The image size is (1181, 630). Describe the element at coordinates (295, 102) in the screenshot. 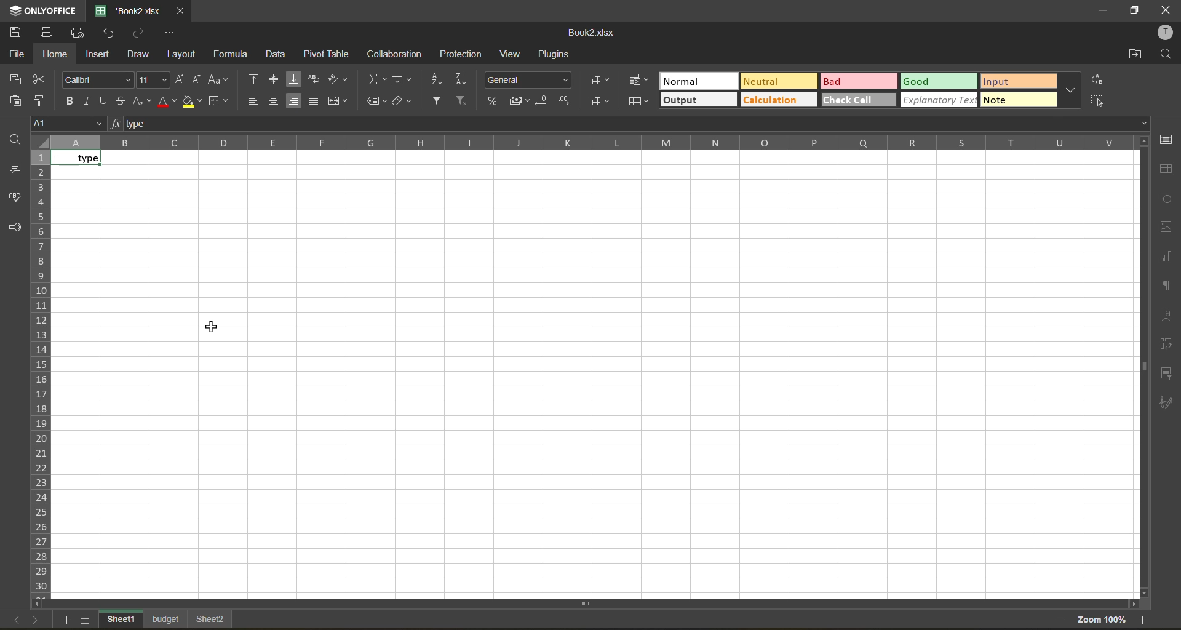

I see `align right enabled` at that location.